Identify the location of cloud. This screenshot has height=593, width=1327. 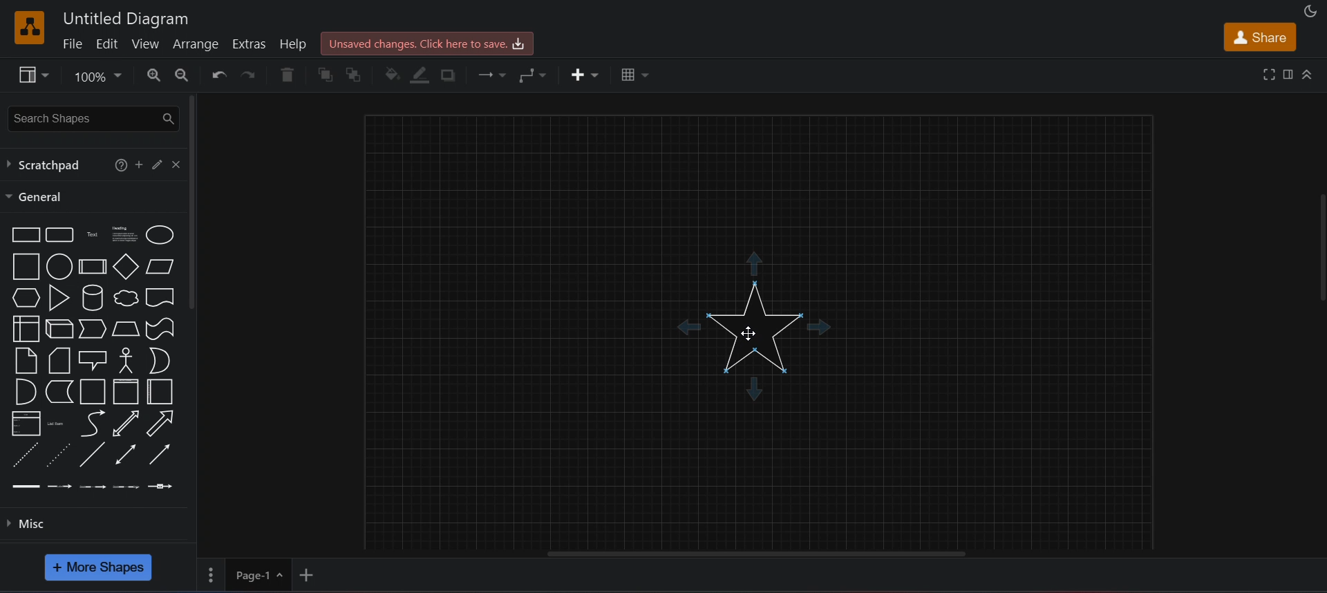
(124, 298).